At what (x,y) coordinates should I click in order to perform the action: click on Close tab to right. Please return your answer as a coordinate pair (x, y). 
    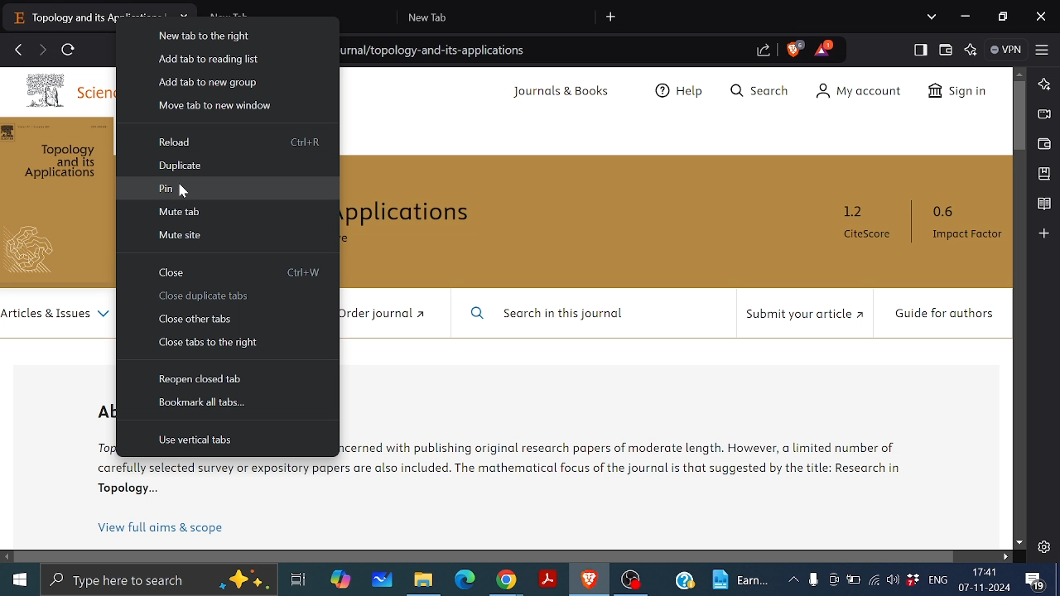
    Looking at the image, I should click on (210, 343).